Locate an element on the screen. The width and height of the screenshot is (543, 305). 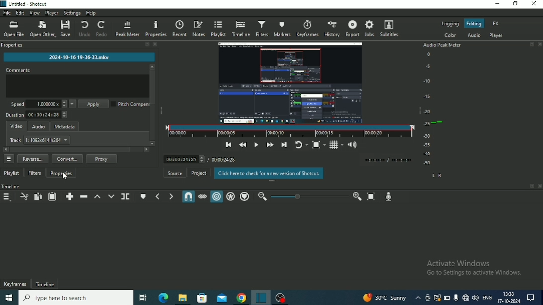
Battery is located at coordinates (447, 298).